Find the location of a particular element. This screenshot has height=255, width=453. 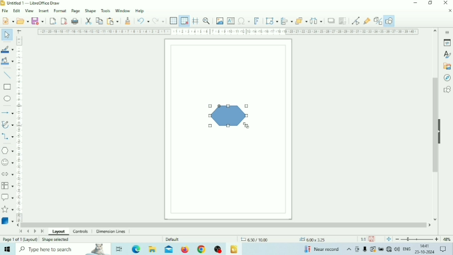

Dimension Lines is located at coordinates (112, 232).